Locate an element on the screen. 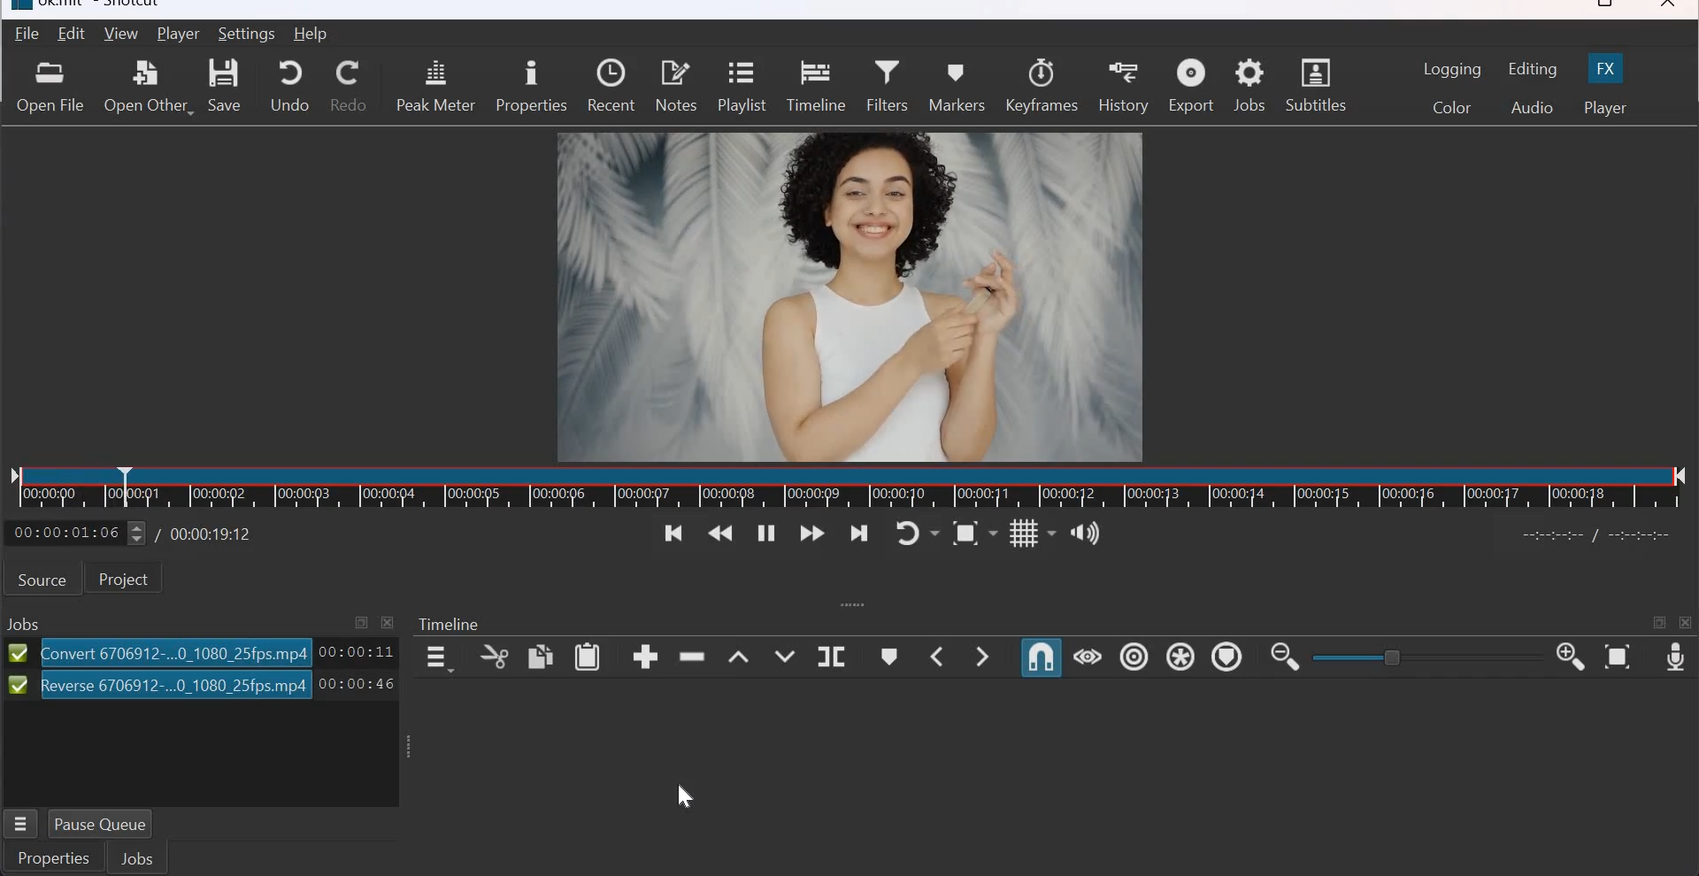 The height and width of the screenshot is (876, 1699). Markers is located at coordinates (959, 86).